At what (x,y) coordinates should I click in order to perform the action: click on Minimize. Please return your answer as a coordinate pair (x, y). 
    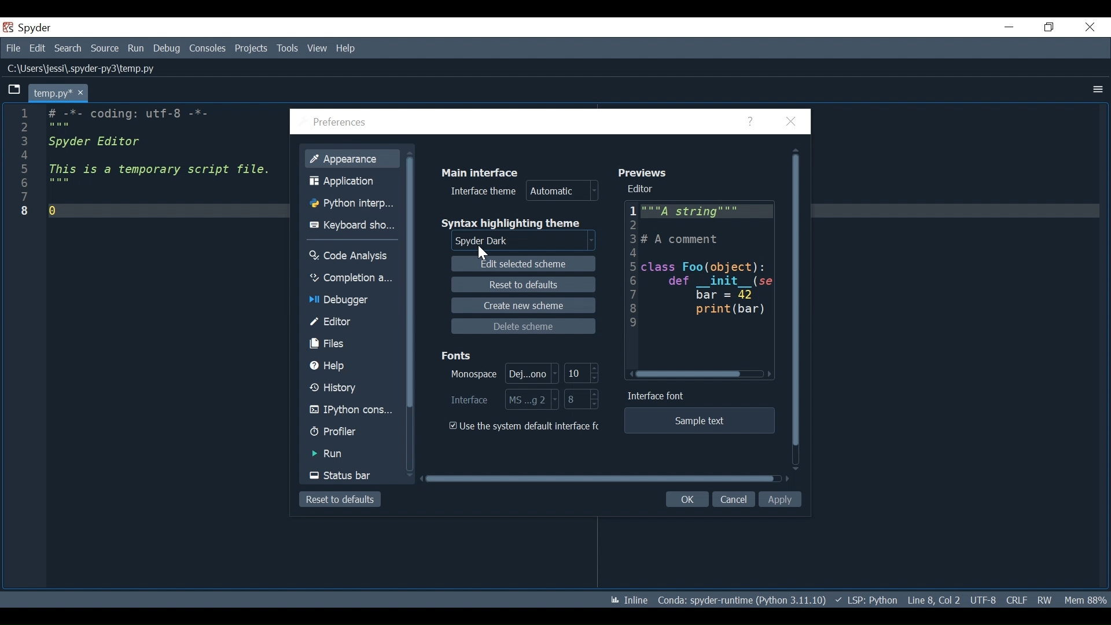
    Looking at the image, I should click on (1009, 28).